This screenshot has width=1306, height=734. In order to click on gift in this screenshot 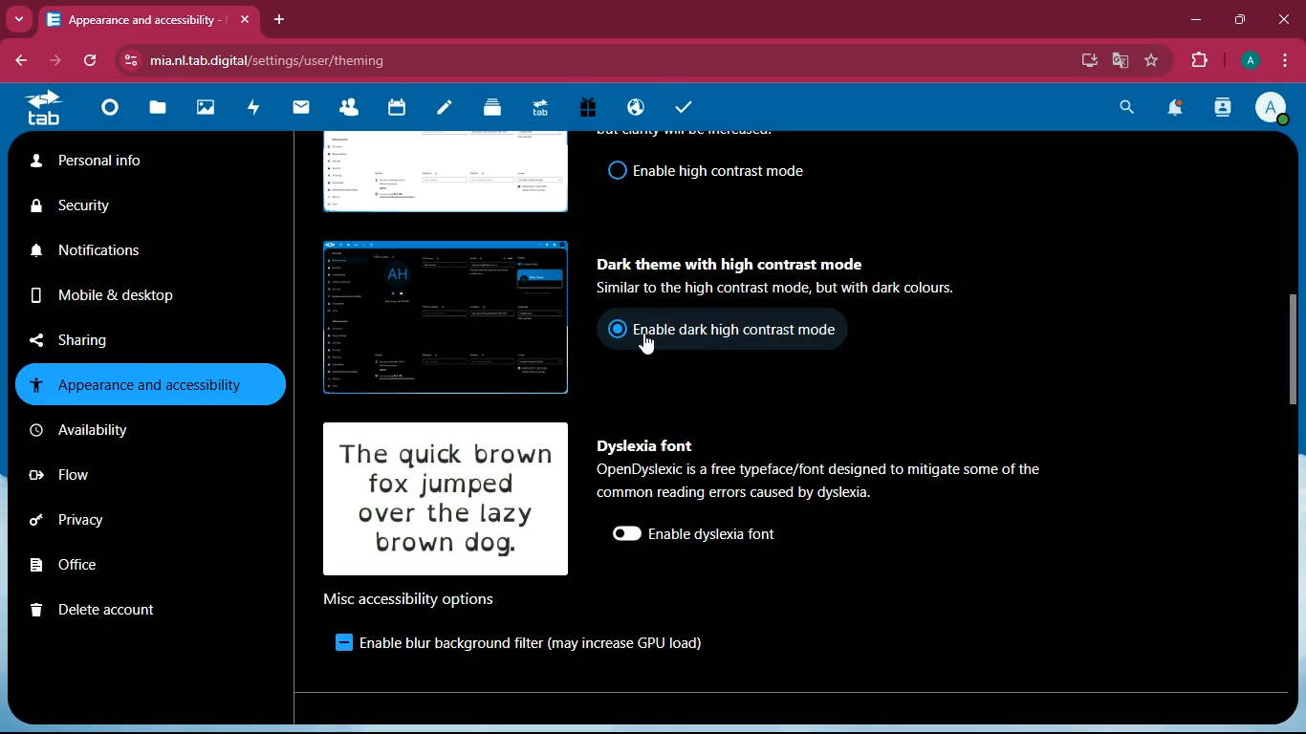, I will do `click(596, 108)`.